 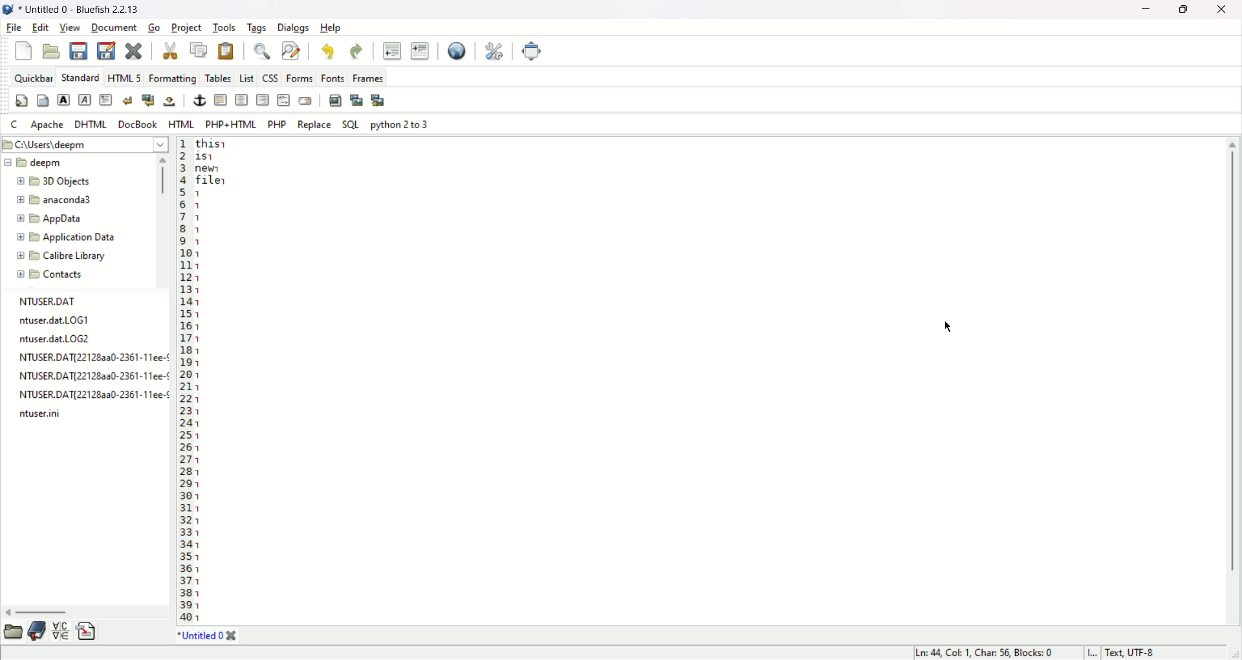 I want to click on cut, so click(x=169, y=51).